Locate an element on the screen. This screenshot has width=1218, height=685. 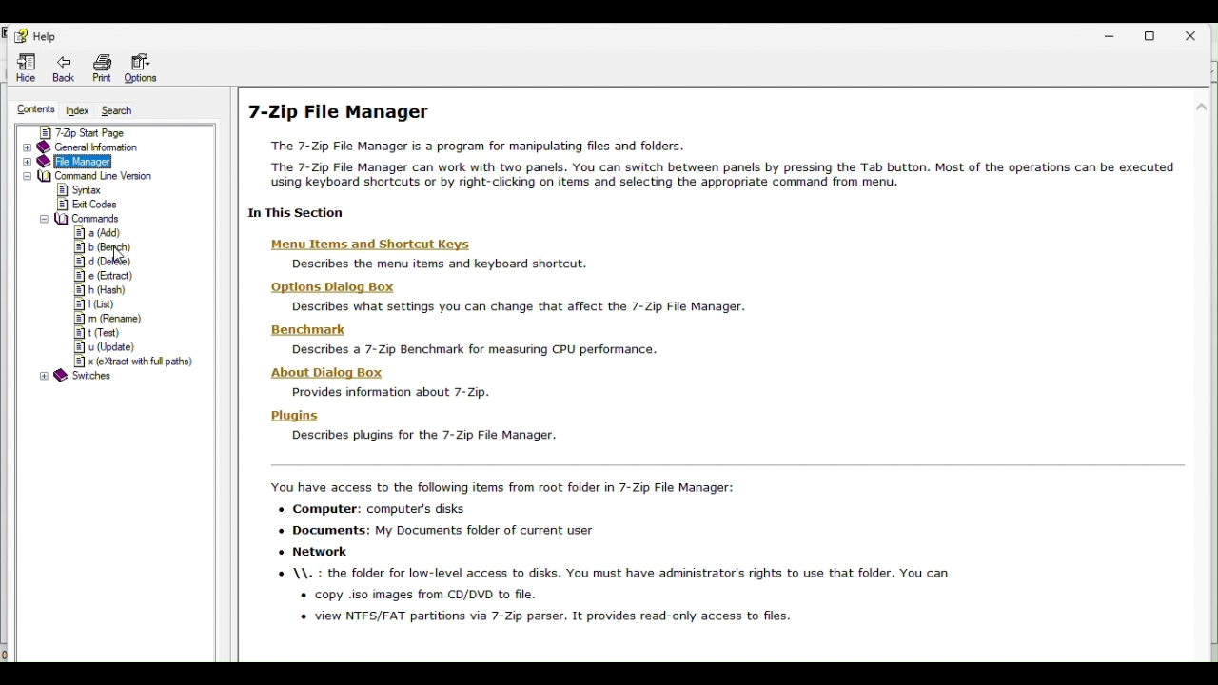
Options Dialog Box is located at coordinates (328, 287).